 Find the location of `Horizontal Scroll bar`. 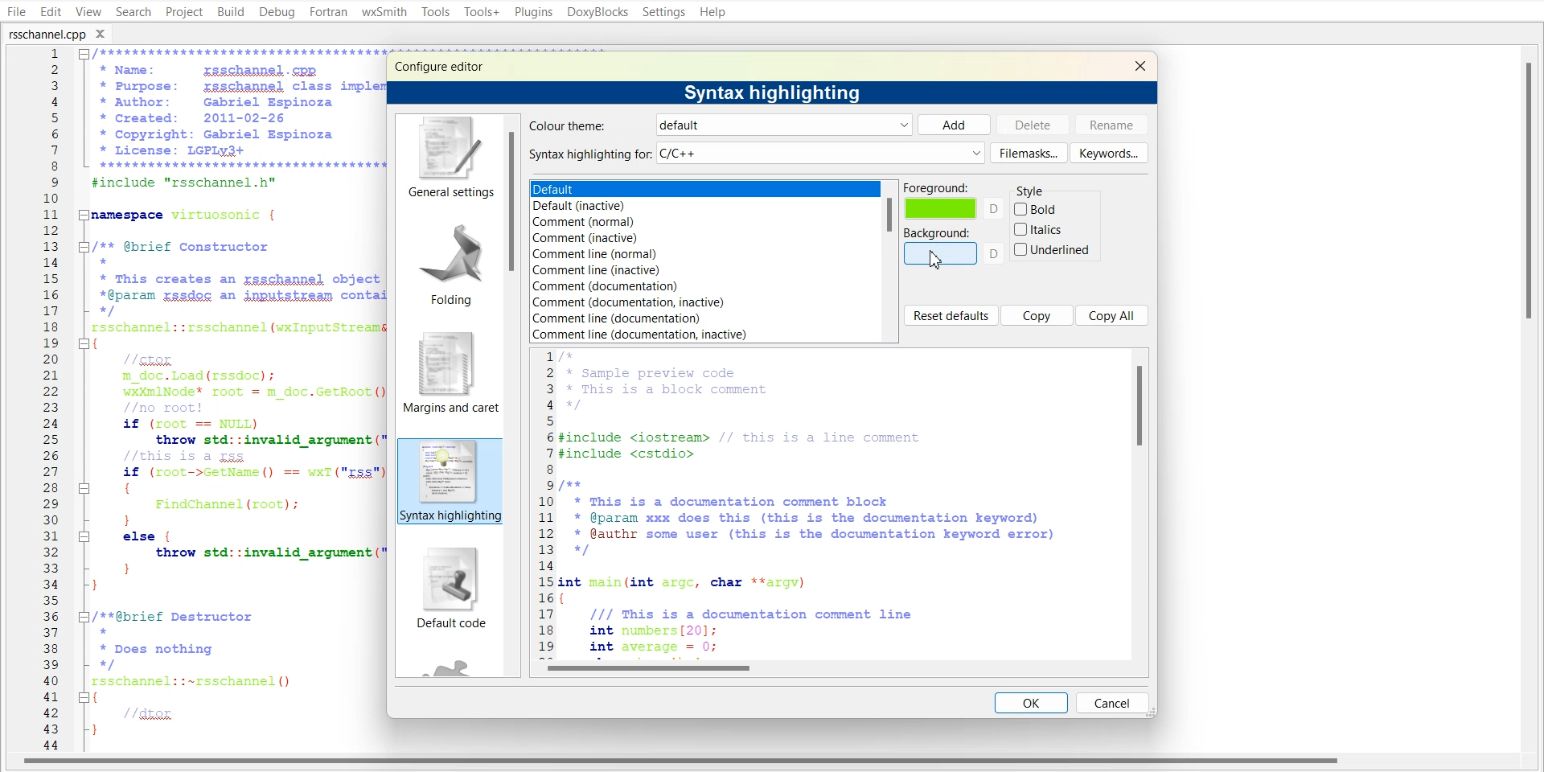

Horizontal Scroll bar is located at coordinates (684, 763).